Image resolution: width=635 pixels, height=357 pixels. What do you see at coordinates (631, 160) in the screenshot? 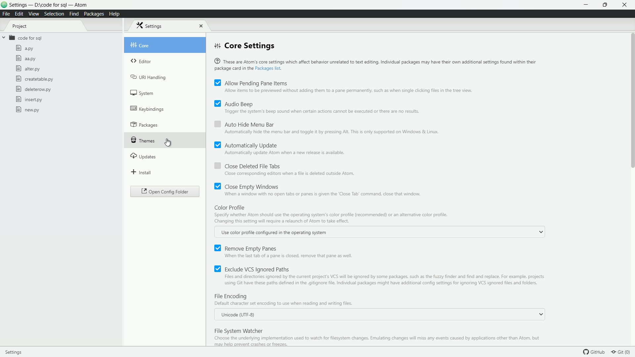
I see `scroll bar` at bounding box center [631, 160].